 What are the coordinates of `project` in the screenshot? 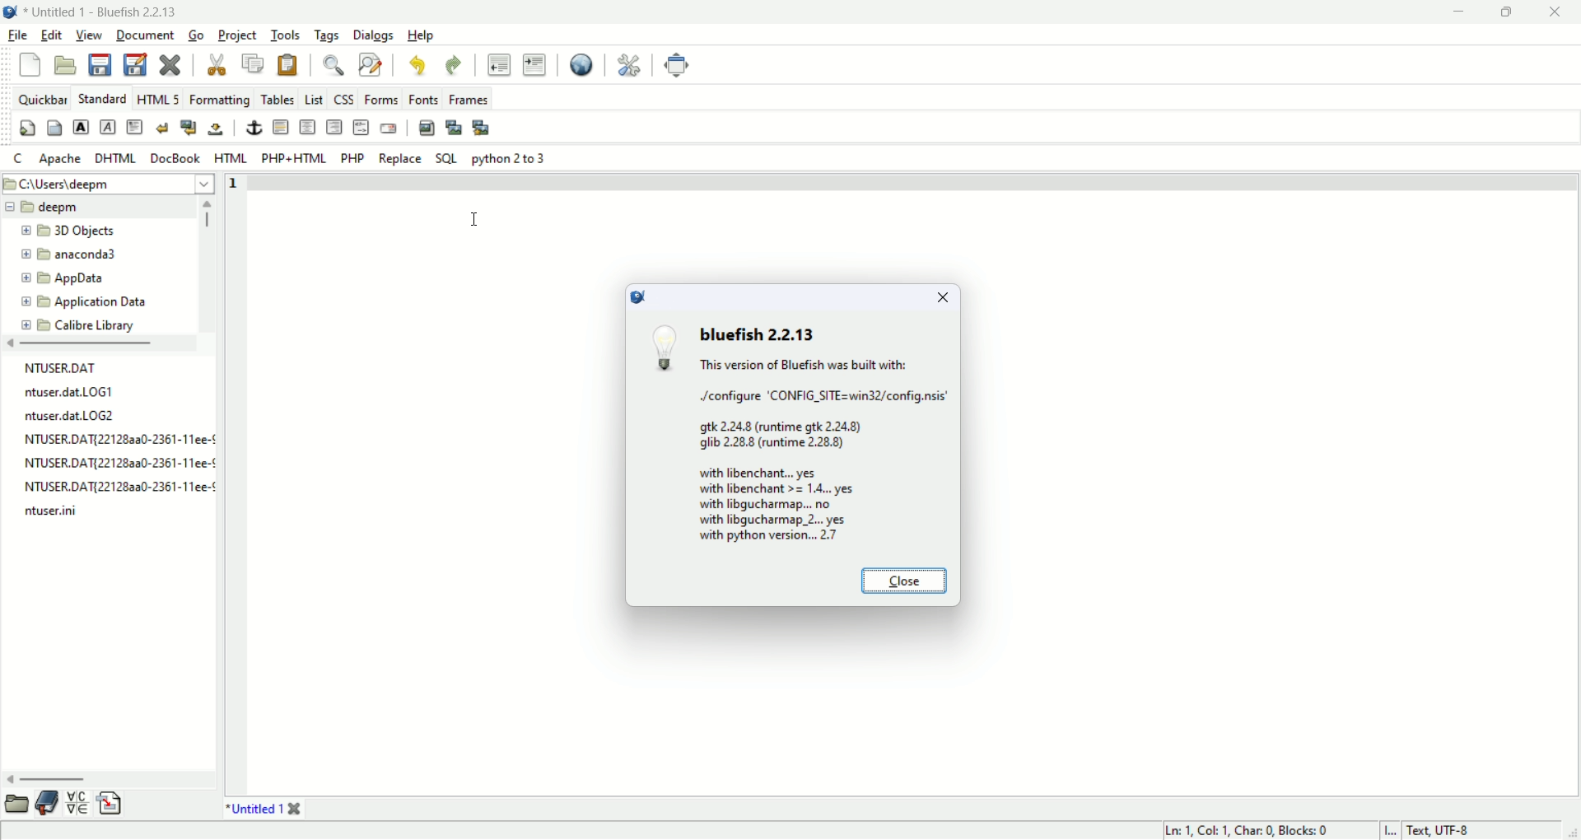 It's located at (239, 36).